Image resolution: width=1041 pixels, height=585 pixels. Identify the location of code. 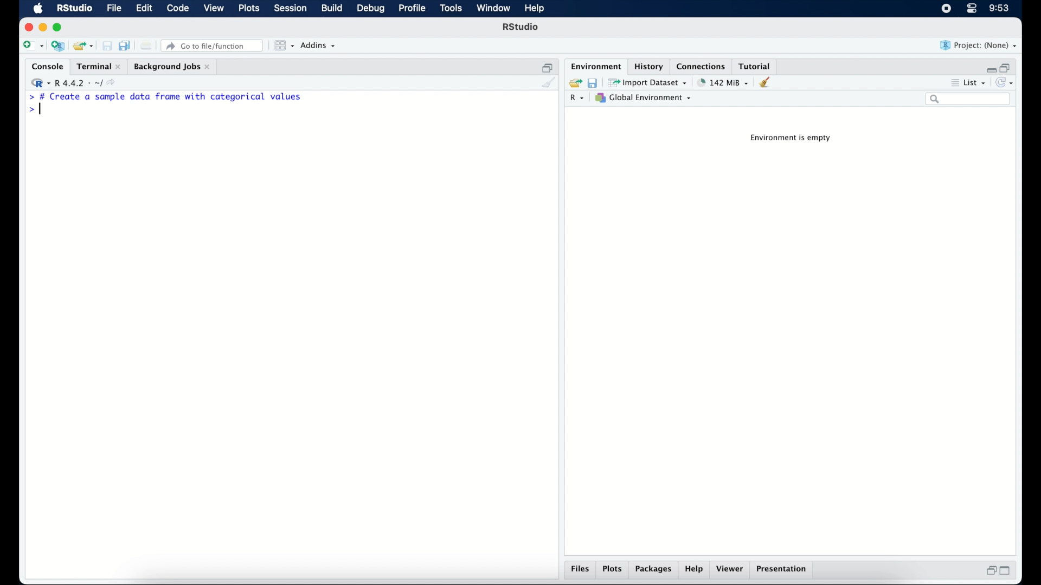
(178, 9).